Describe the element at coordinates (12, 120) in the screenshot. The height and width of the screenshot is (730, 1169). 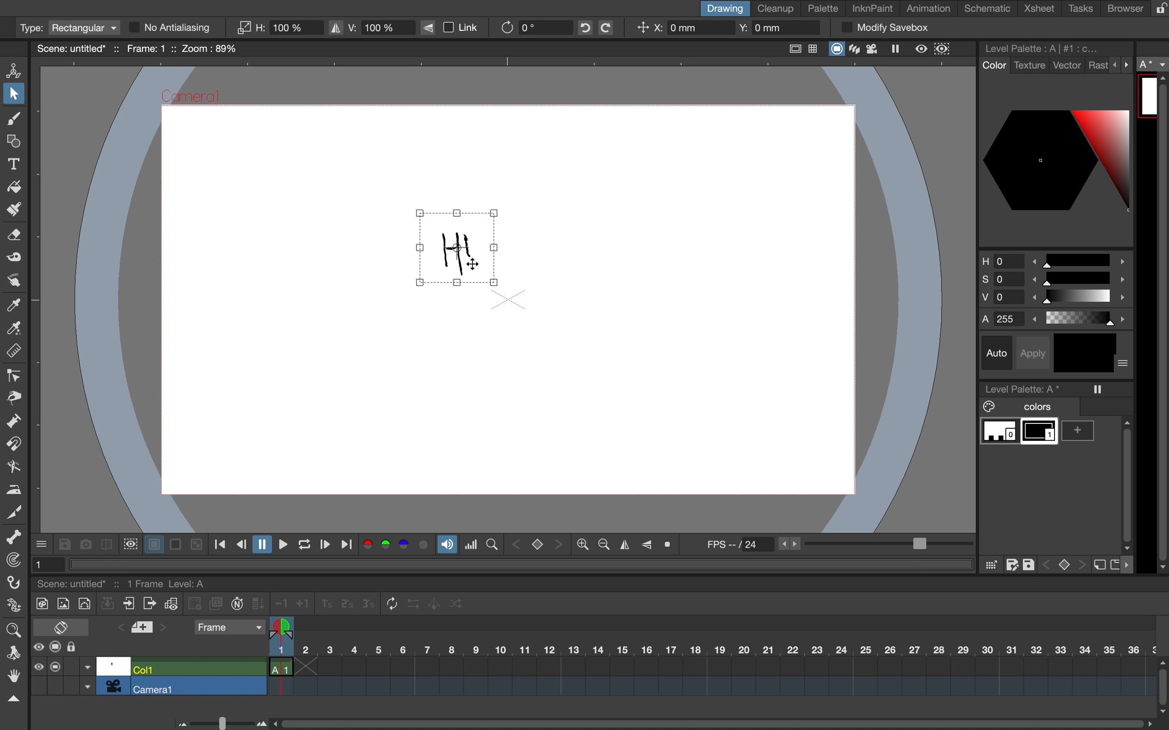
I see `brush tool` at that location.